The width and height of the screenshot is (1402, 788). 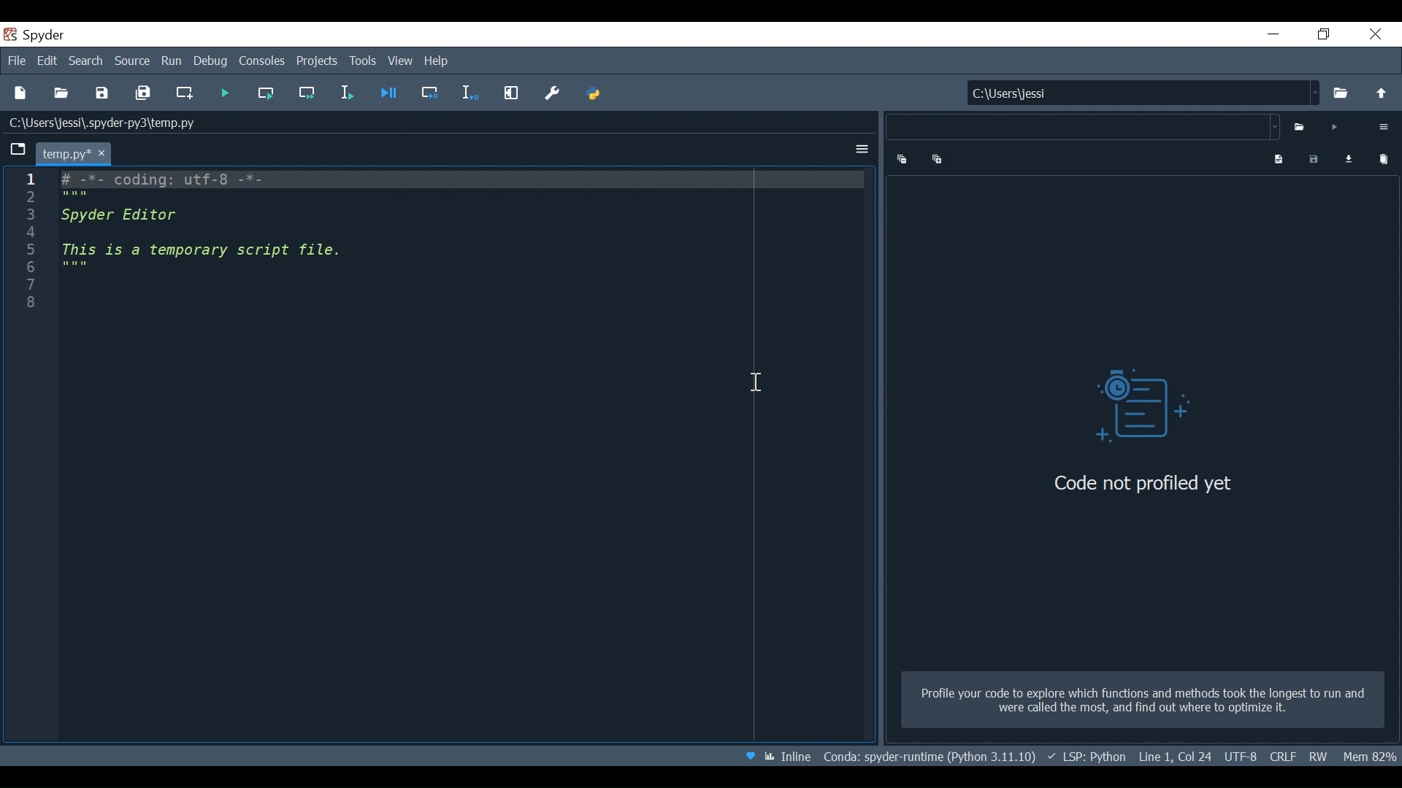 I want to click on Run, so click(x=170, y=61).